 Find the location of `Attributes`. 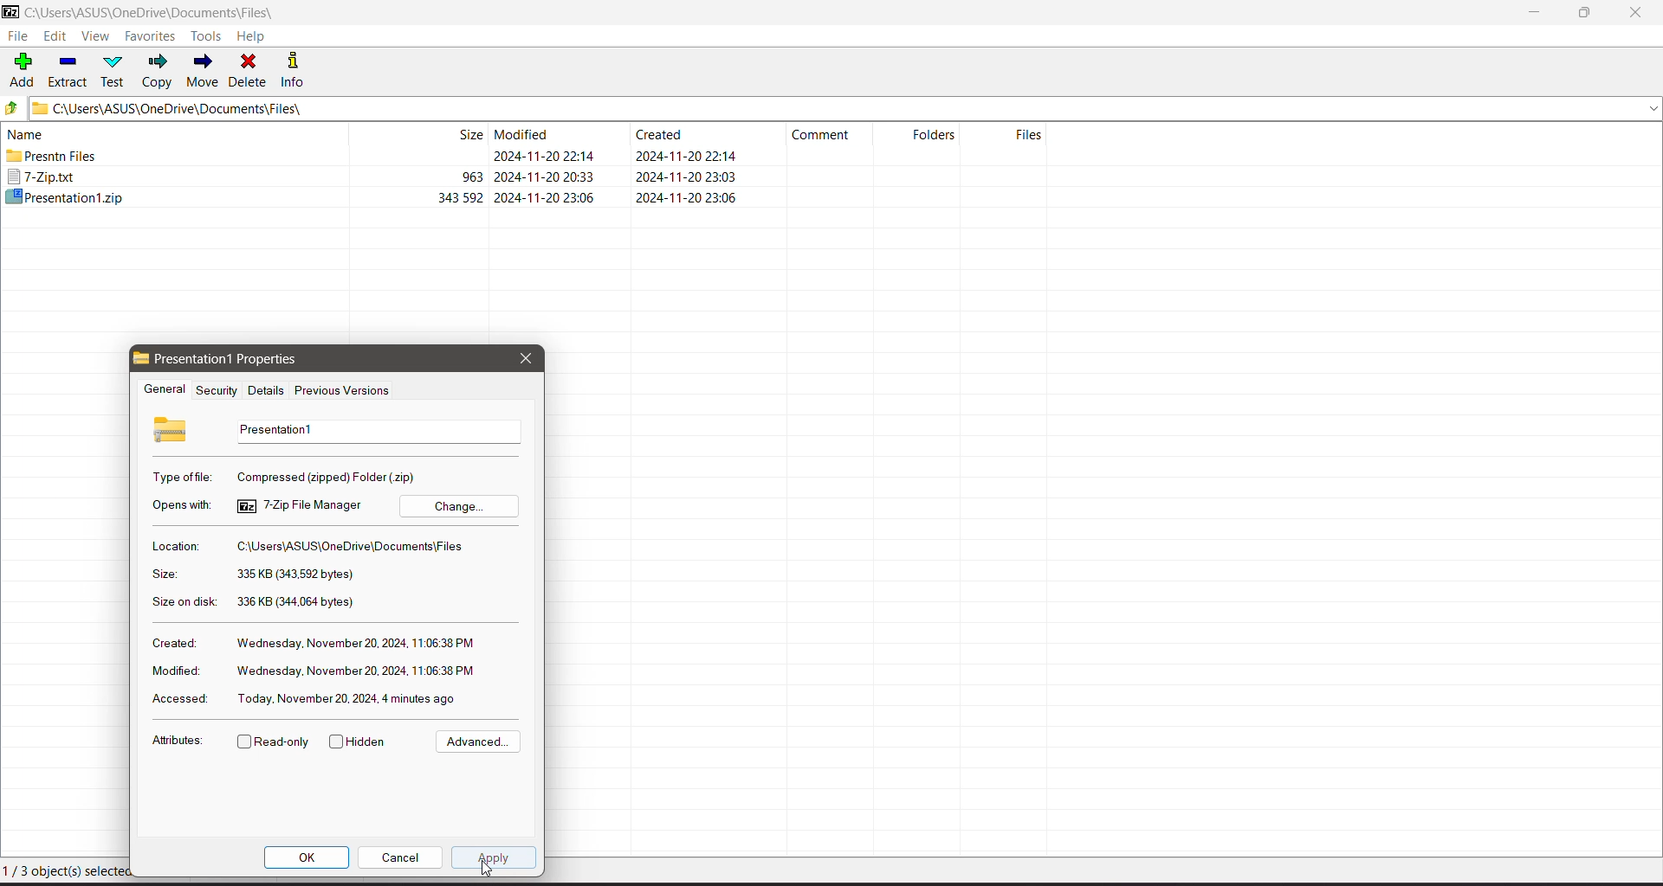

Attributes is located at coordinates (177, 743).